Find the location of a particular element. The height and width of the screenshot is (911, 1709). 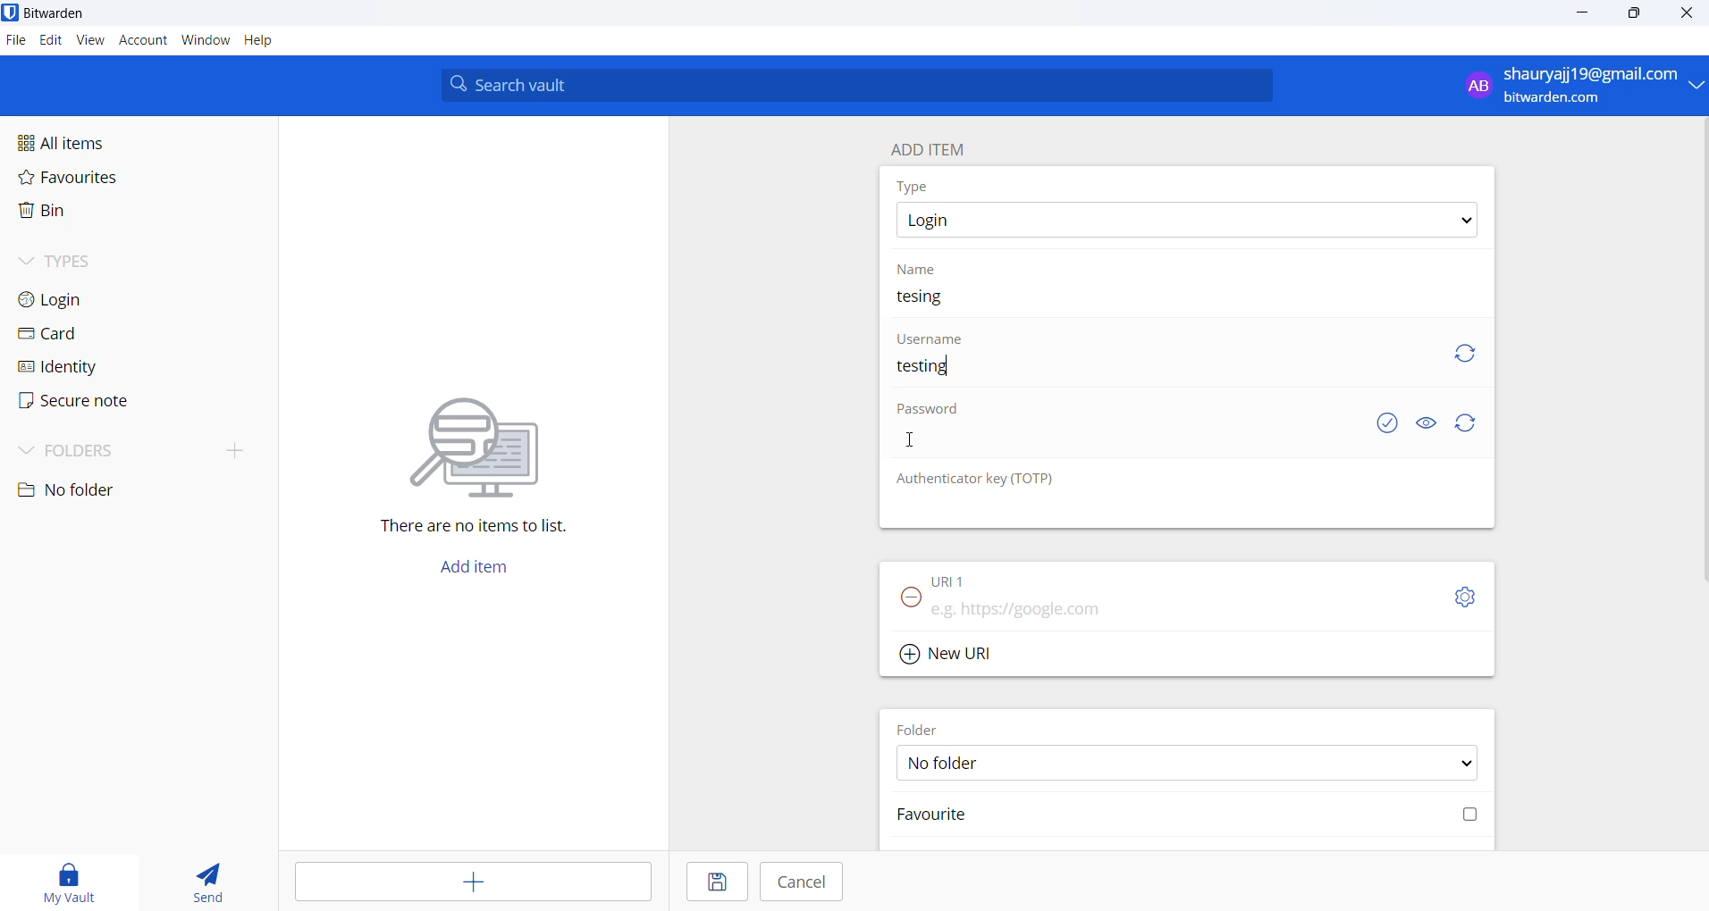

otp heading is located at coordinates (994, 481).